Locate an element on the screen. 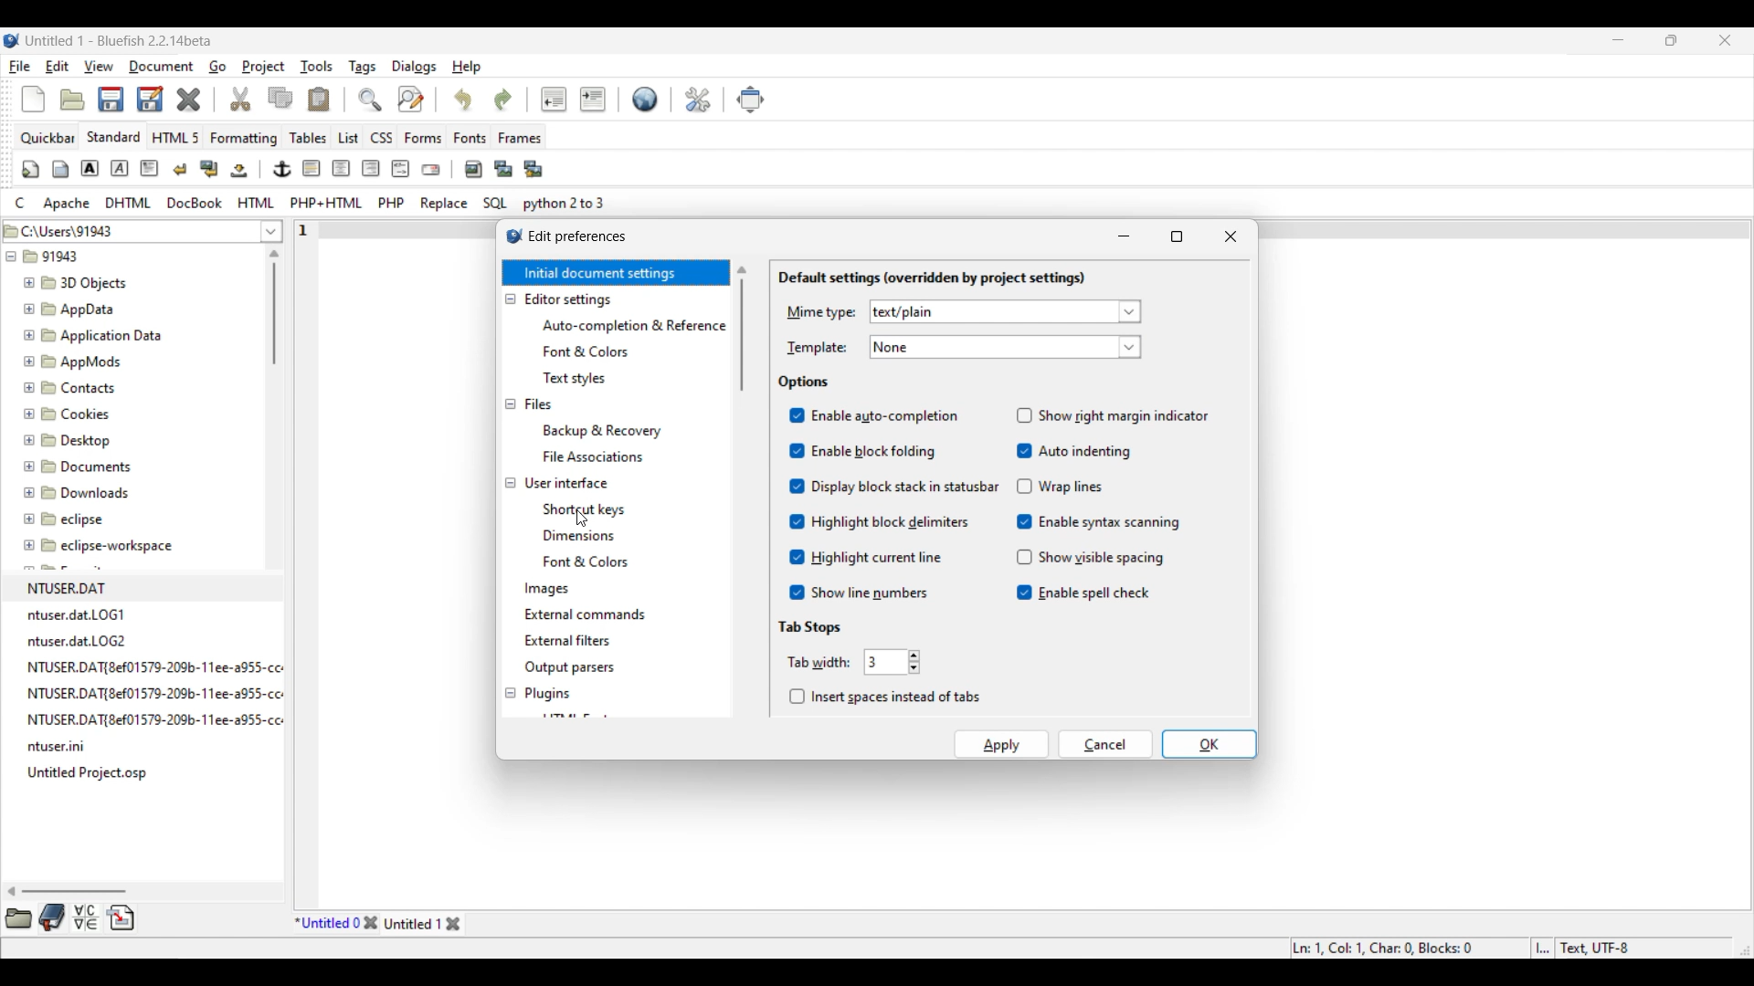 The width and height of the screenshot is (1754, 986). Minimize is located at coordinates (1124, 236).